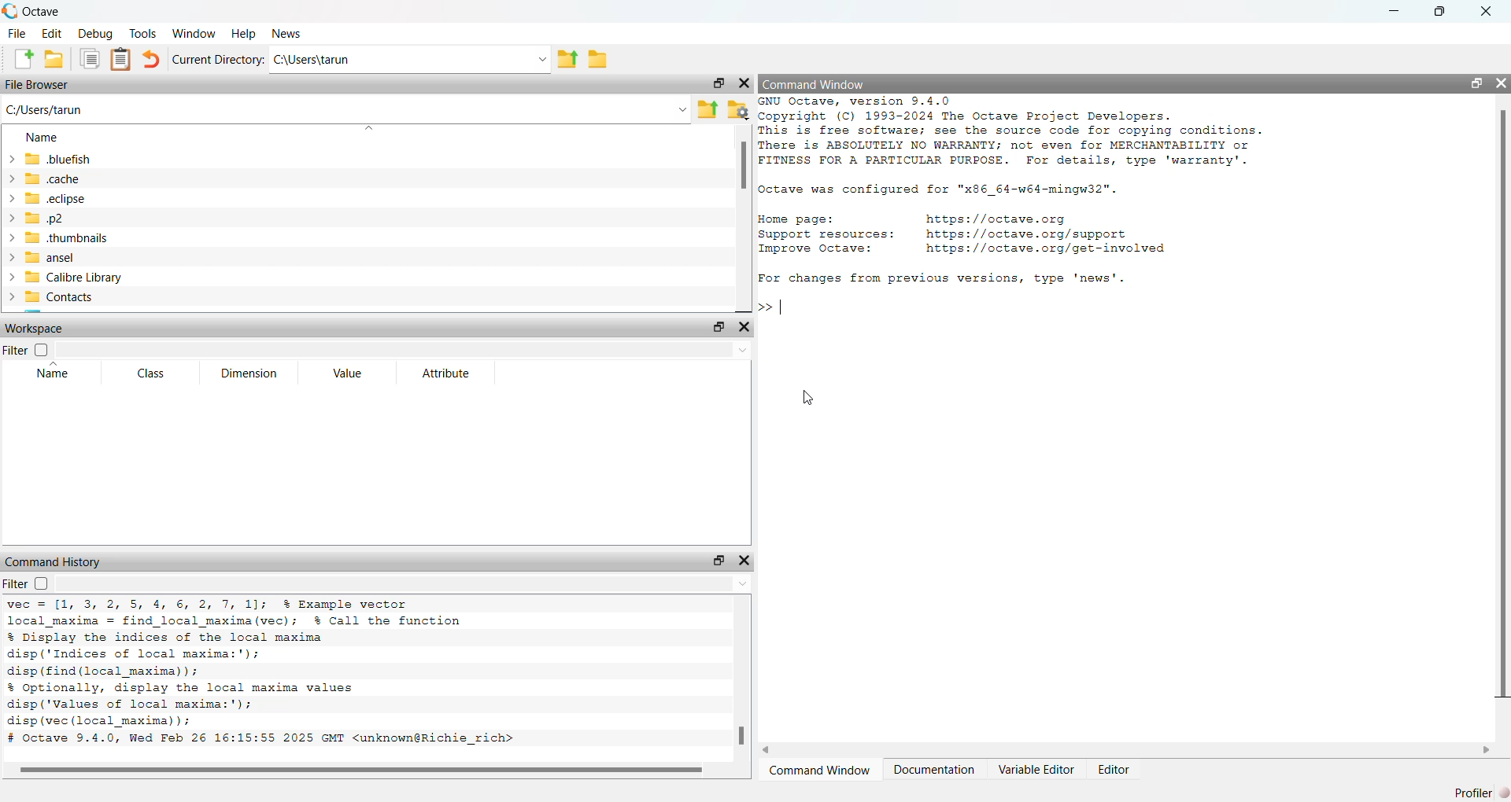 This screenshot has width=1511, height=802. What do you see at coordinates (813, 83) in the screenshot?
I see `Command Window` at bounding box center [813, 83].